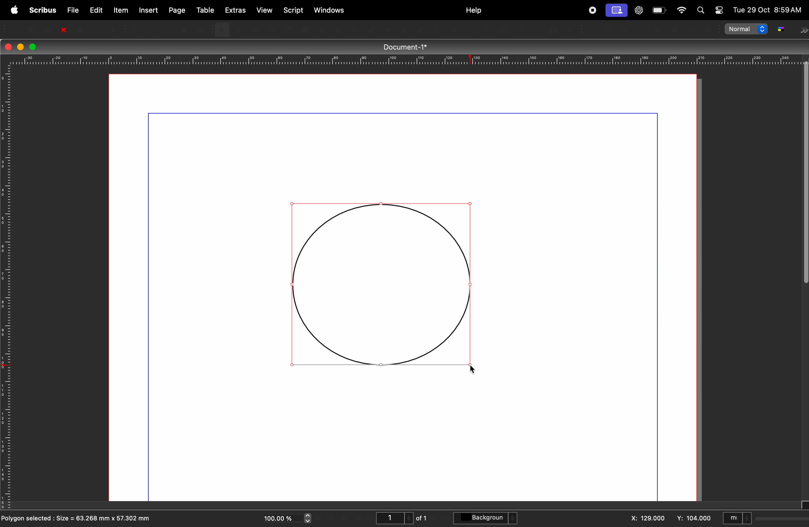 The height and width of the screenshot is (527, 809). I want to click on Spiral, so click(355, 29).